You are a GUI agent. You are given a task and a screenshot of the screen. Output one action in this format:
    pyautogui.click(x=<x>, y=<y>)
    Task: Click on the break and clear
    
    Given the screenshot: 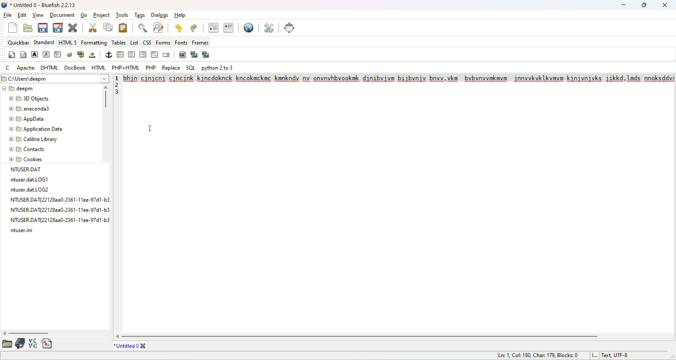 What is the action you would take?
    pyautogui.click(x=81, y=55)
    